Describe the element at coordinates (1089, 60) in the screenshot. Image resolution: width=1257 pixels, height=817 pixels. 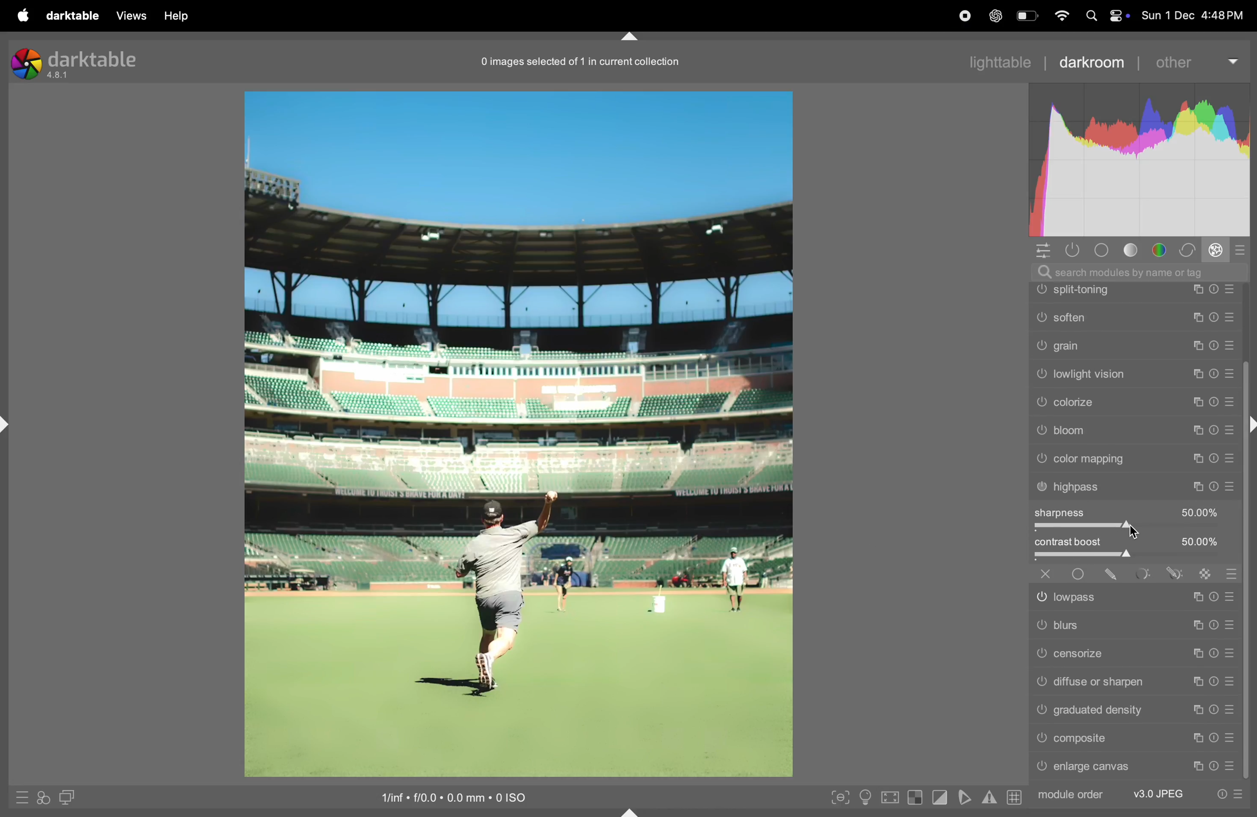
I see `darkroom` at that location.